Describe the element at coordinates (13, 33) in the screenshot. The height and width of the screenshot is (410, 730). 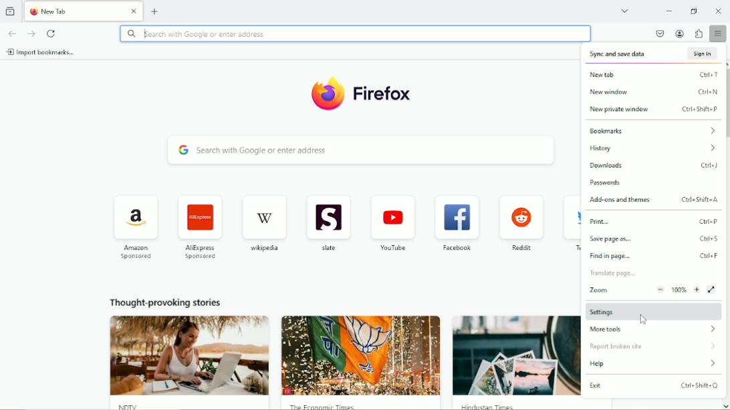
I see `go back` at that location.